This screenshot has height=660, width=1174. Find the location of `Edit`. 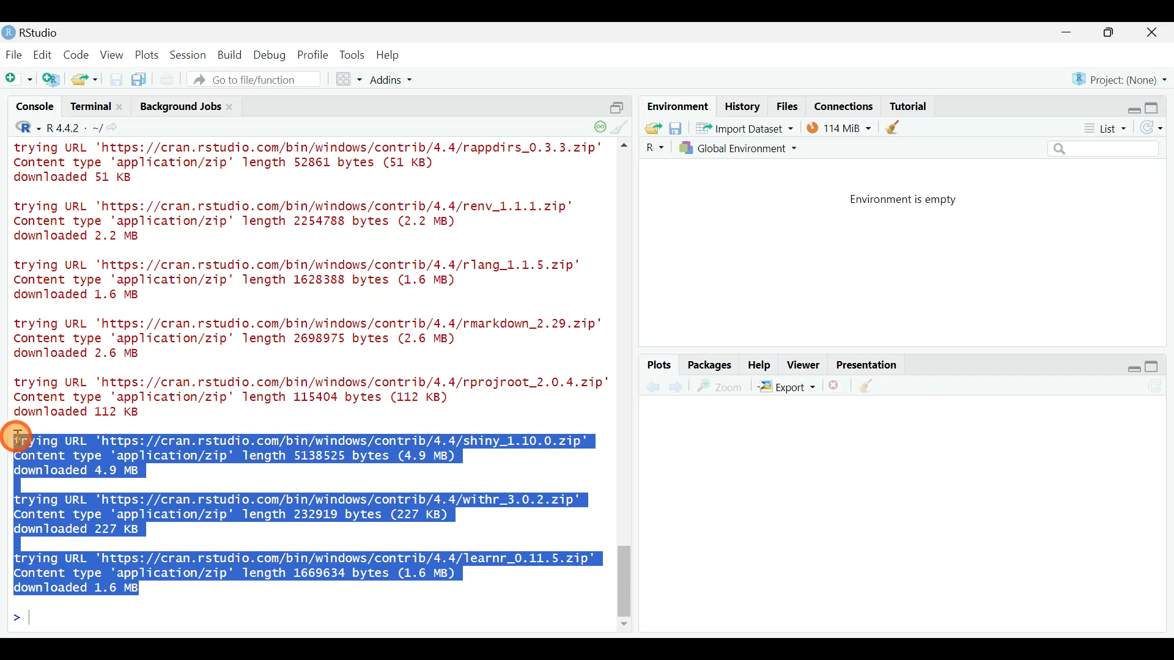

Edit is located at coordinates (45, 56).